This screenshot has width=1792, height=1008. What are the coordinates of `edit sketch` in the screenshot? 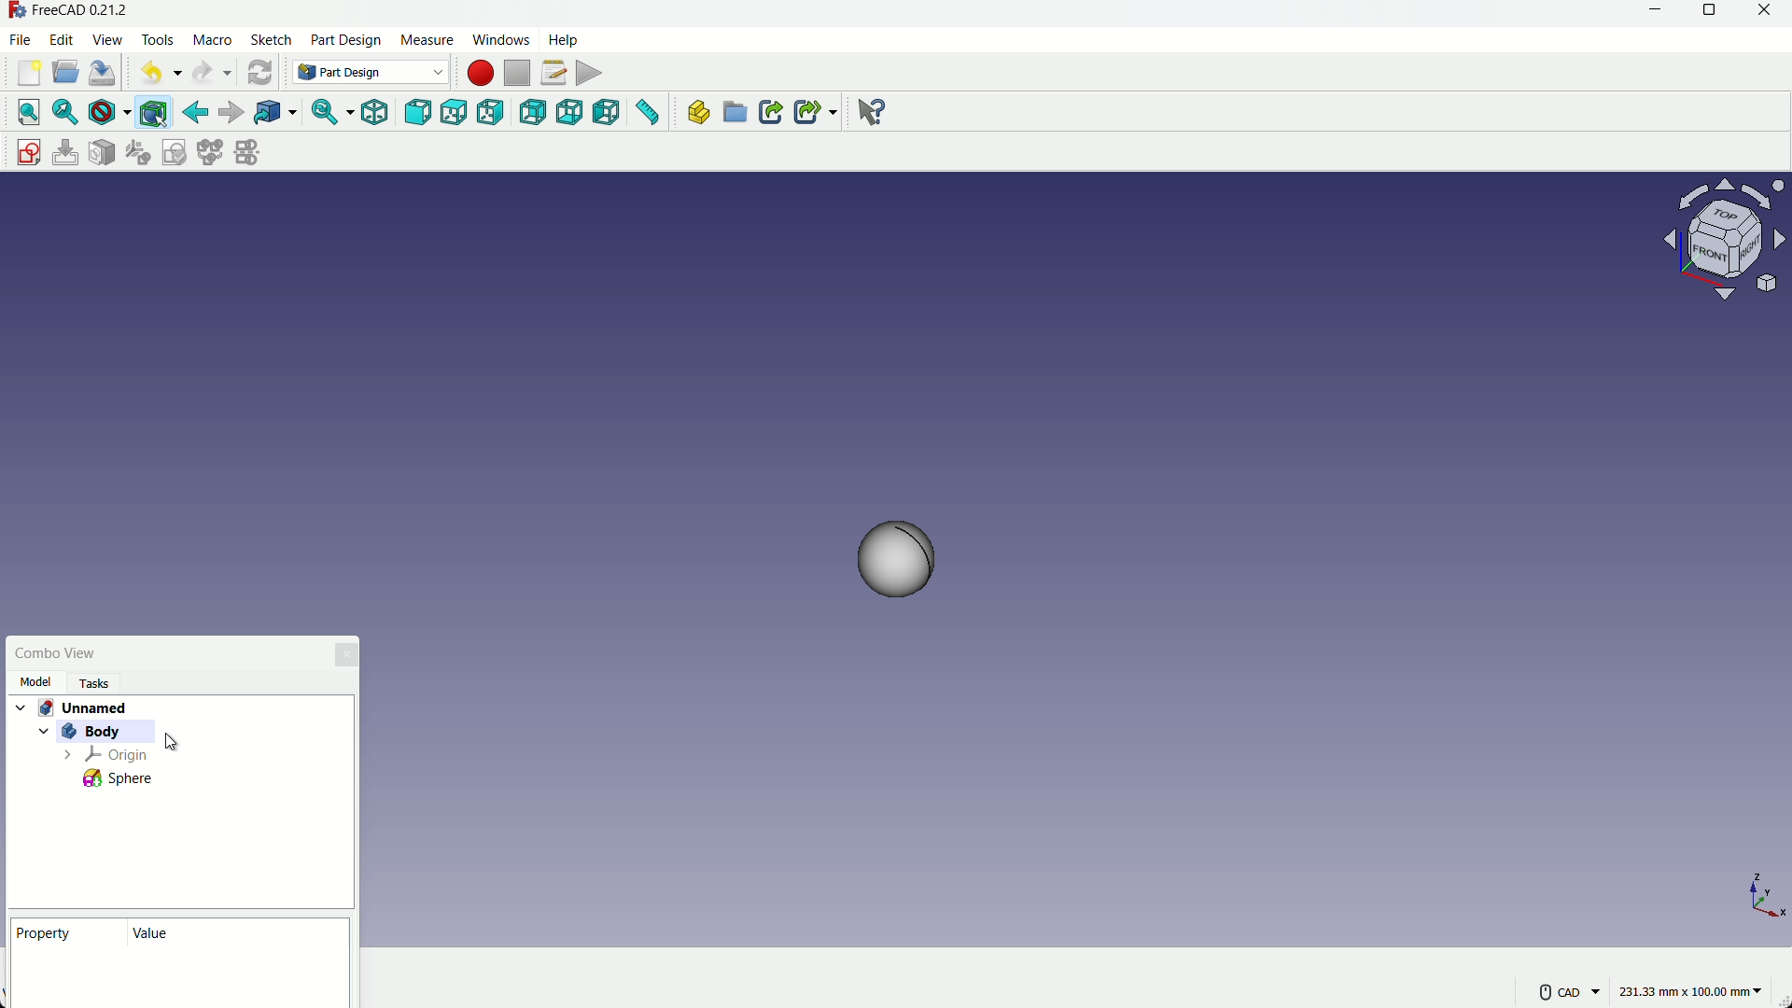 It's located at (66, 152).